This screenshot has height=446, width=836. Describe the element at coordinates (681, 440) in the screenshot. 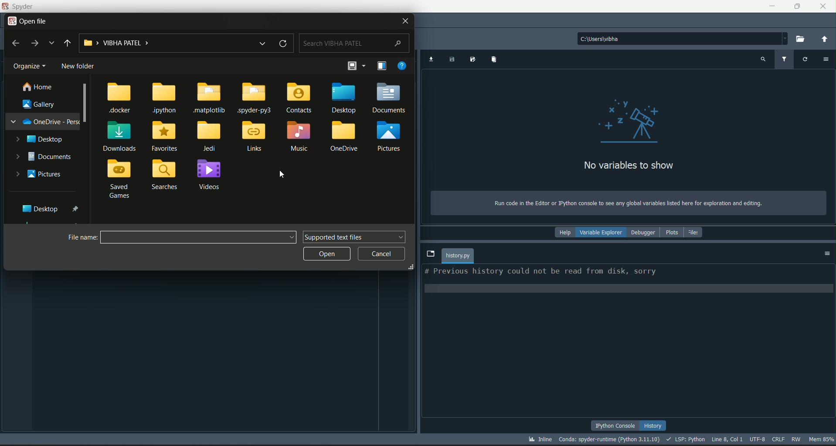

I see `stats` at that location.